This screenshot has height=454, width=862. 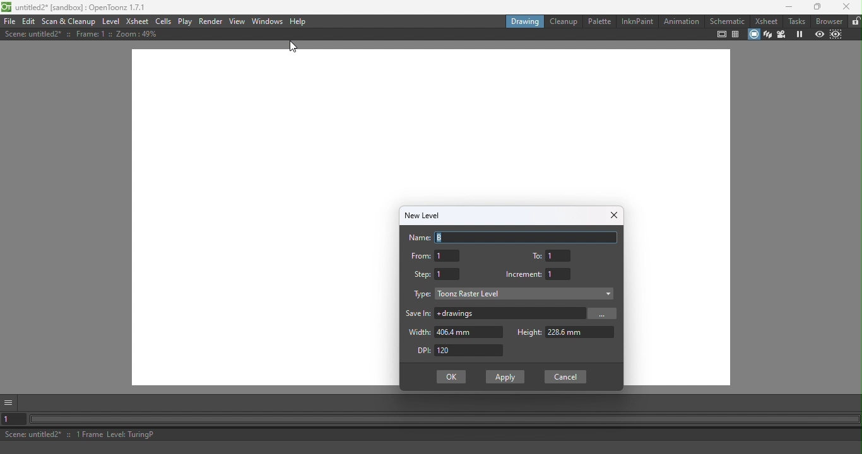 What do you see at coordinates (524, 274) in the screenshot?
I see `Increment` at bounding box center [524, 274].